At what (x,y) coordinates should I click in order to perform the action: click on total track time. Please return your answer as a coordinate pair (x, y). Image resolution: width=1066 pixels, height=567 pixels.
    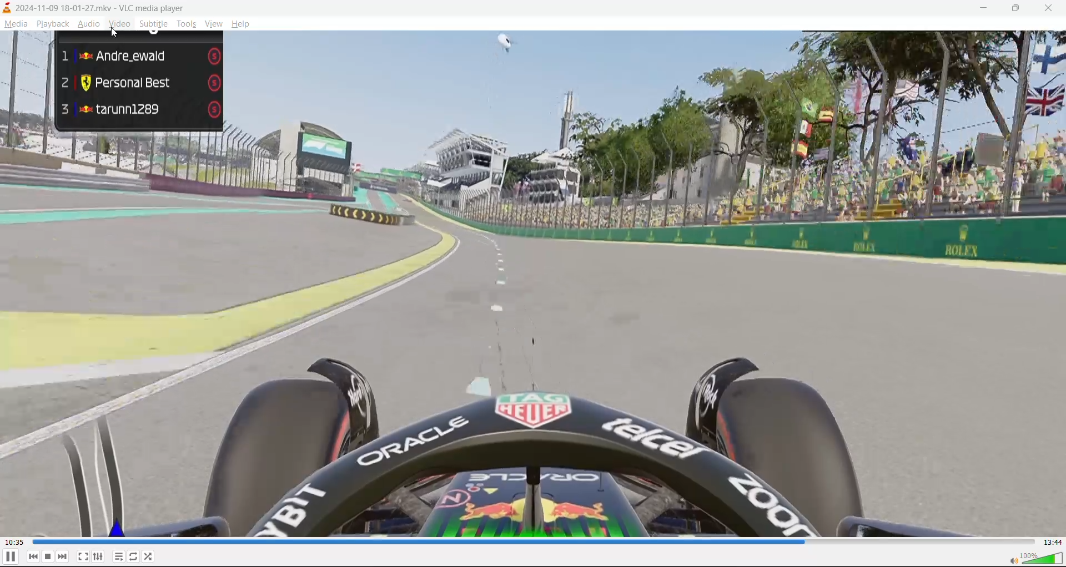
    Looking at the image, I should click on (1053, 543).